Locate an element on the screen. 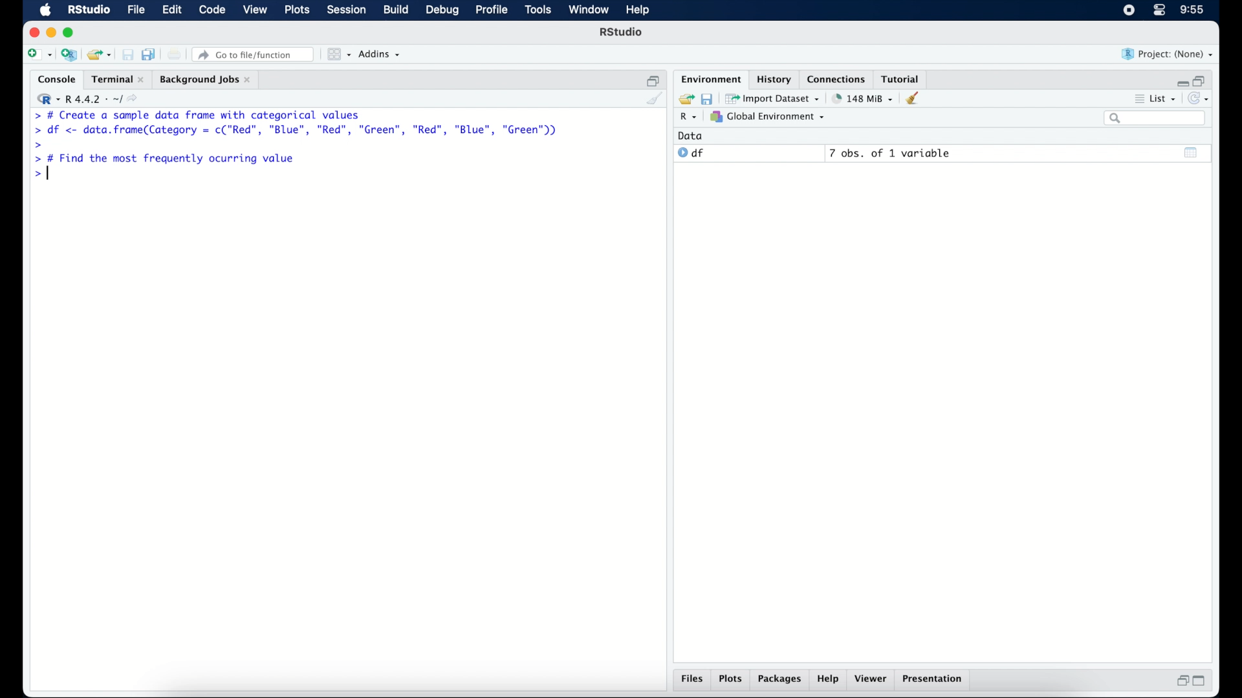  debug is located at coordinates (441, 11).